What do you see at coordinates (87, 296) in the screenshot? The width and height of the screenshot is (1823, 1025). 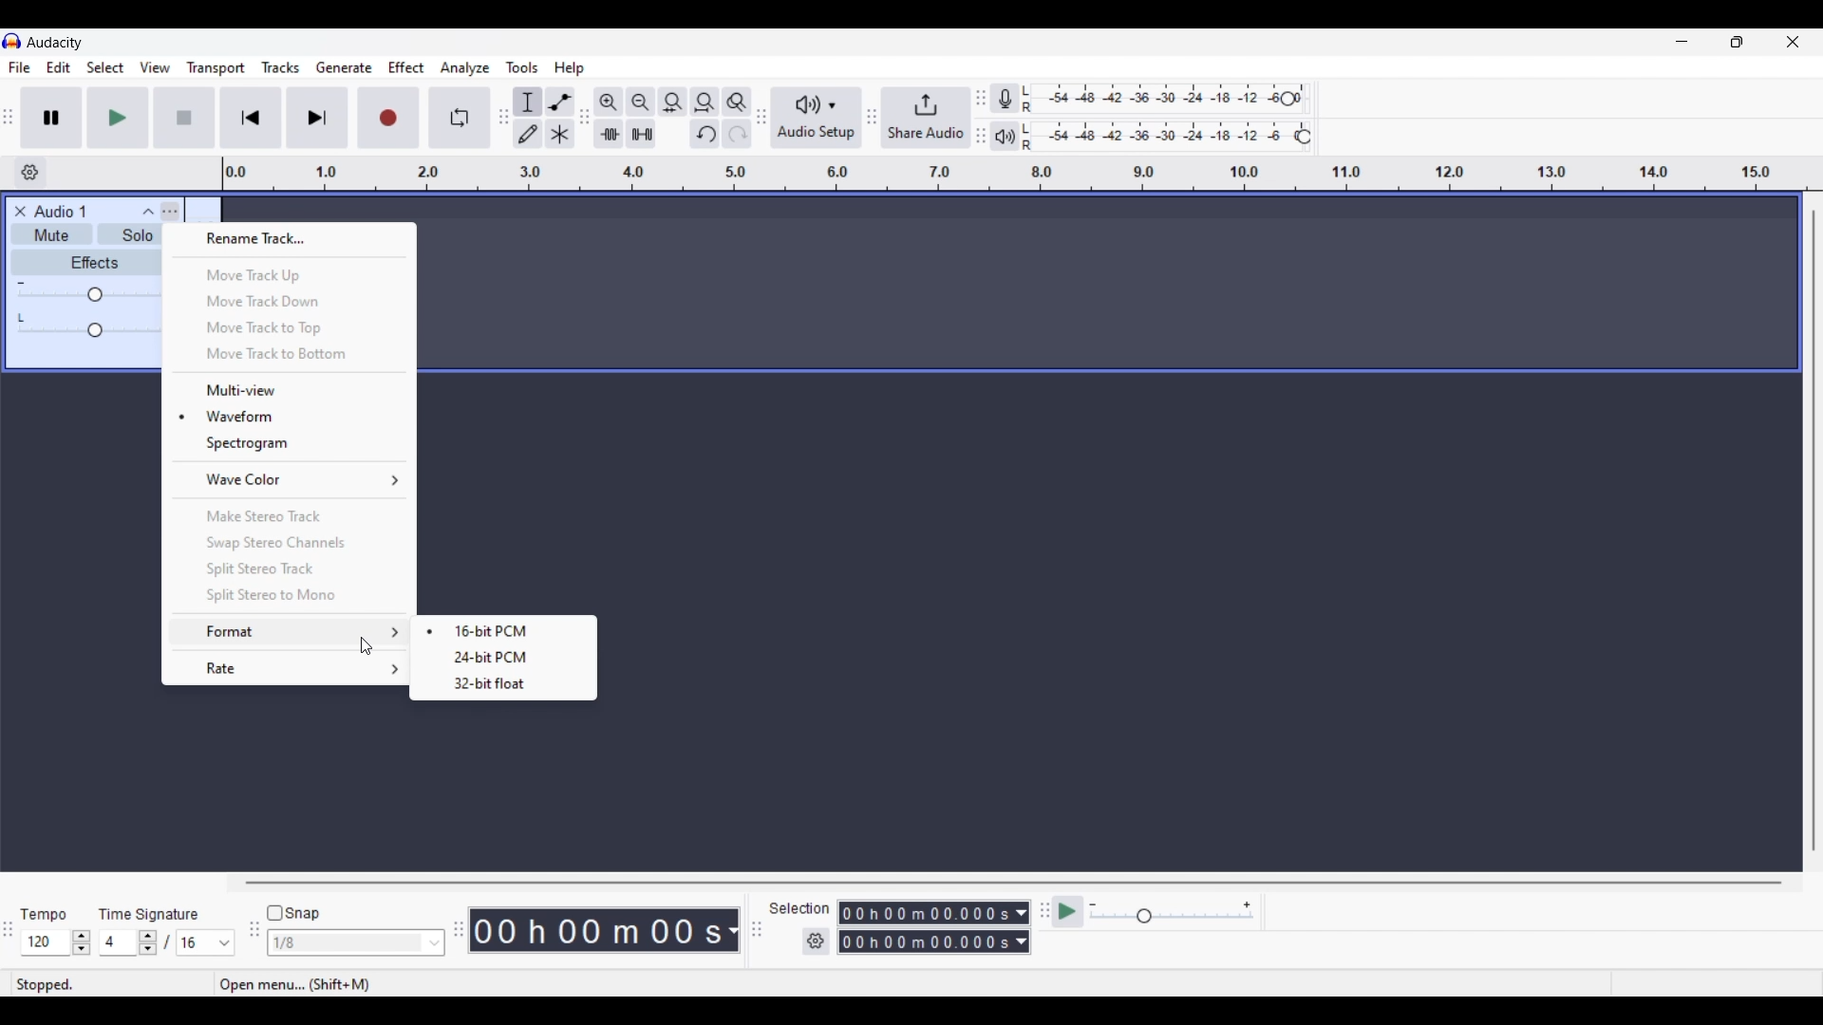 I see `Slider` at bounding box center [87, 296].